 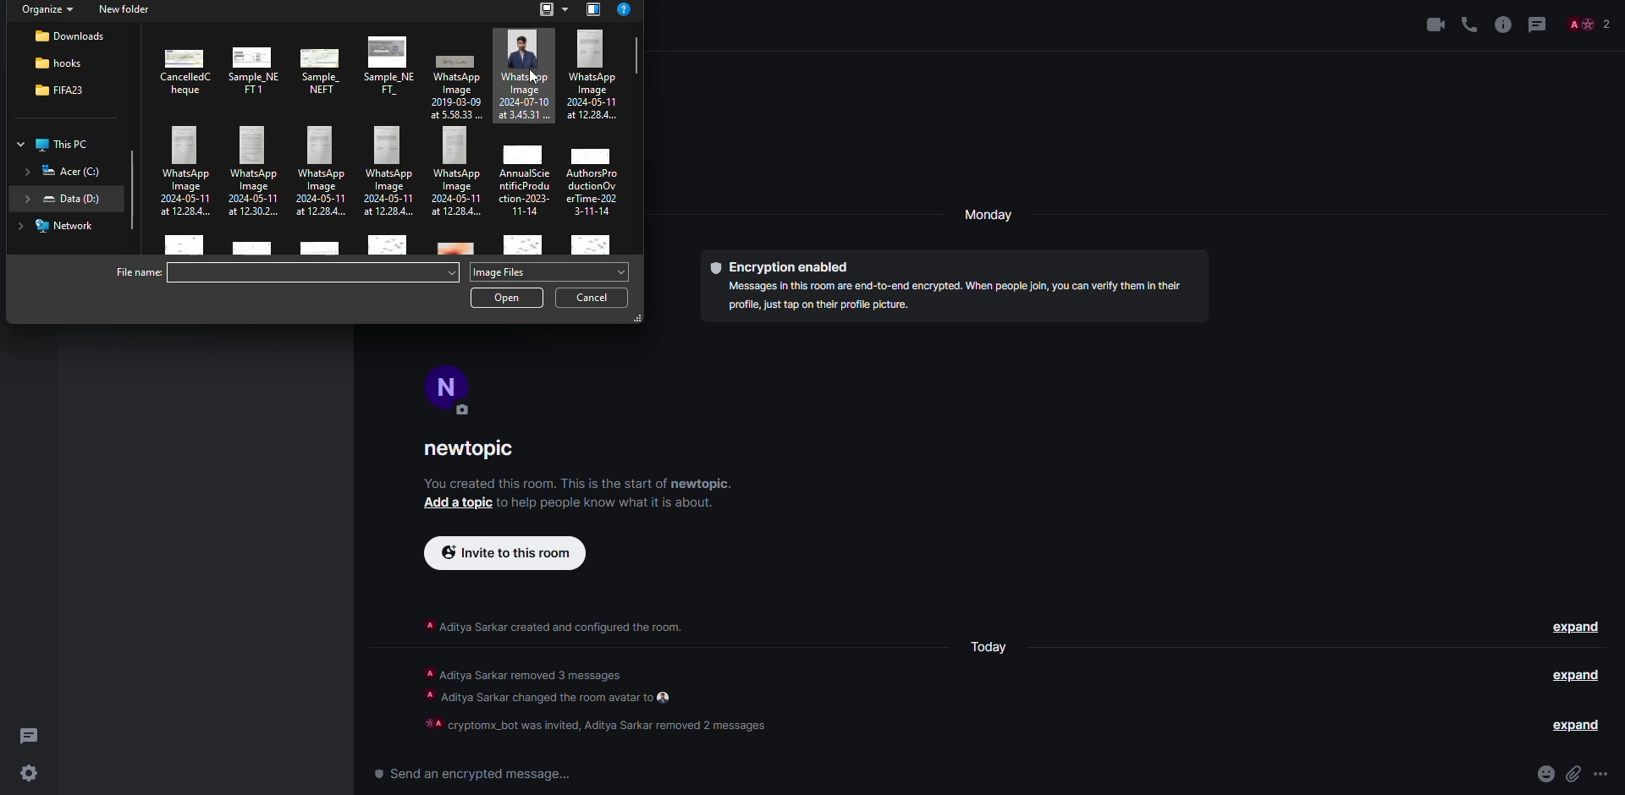 What do you see at coordinates (454, 80) in the screenshot?
I see `click to select` at bounding box center [454, 80].